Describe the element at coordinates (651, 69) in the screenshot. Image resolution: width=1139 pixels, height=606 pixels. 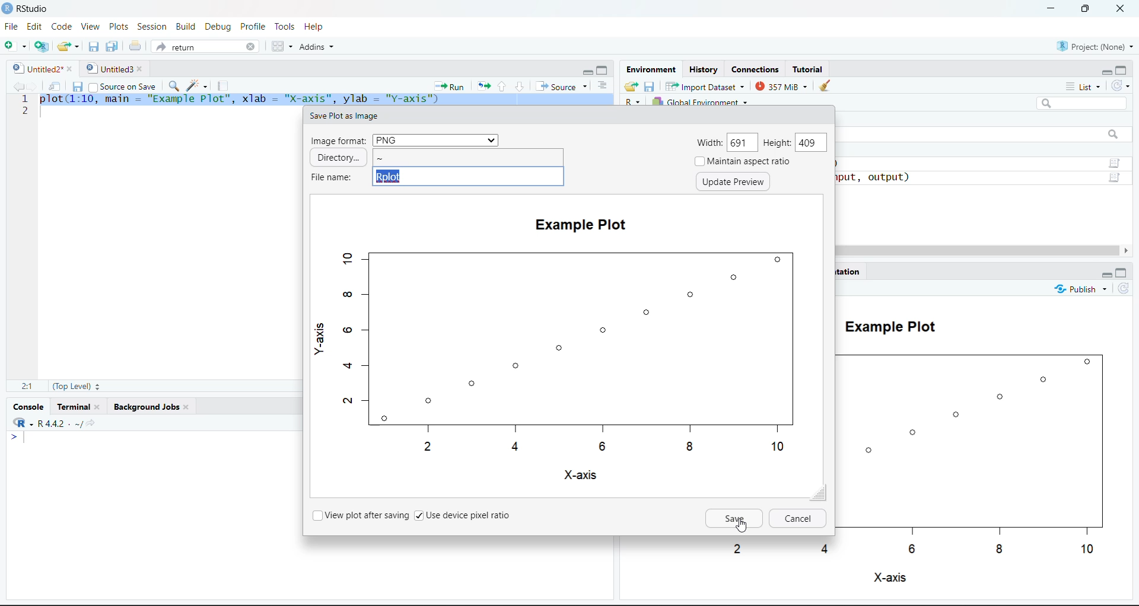
I see `Environment` at that location.